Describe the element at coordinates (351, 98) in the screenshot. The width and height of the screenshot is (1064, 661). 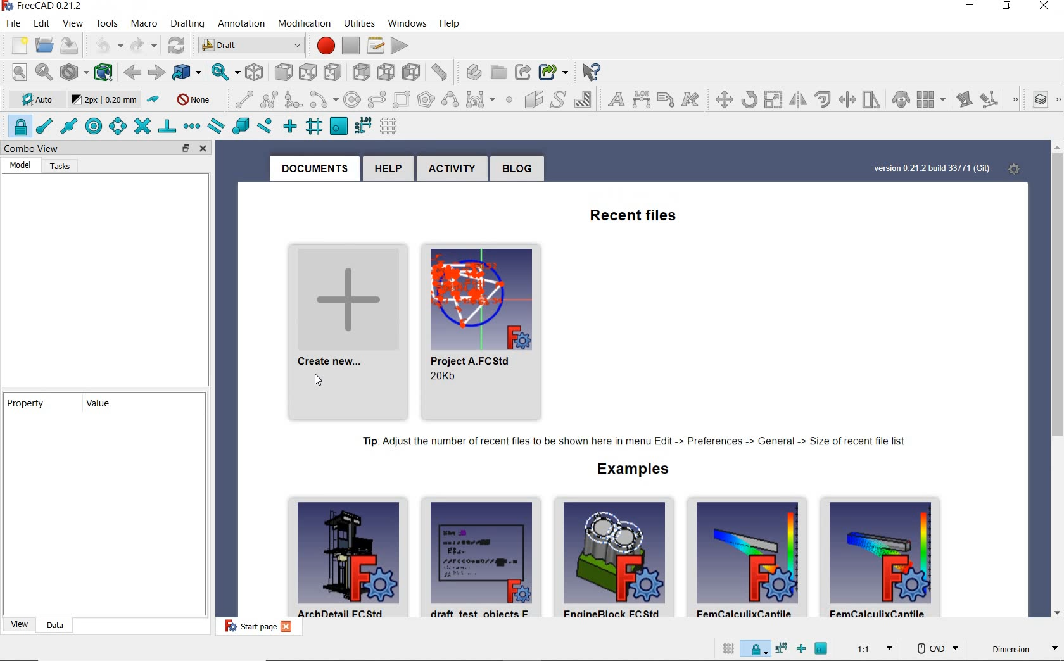
I see `circle` at that location.